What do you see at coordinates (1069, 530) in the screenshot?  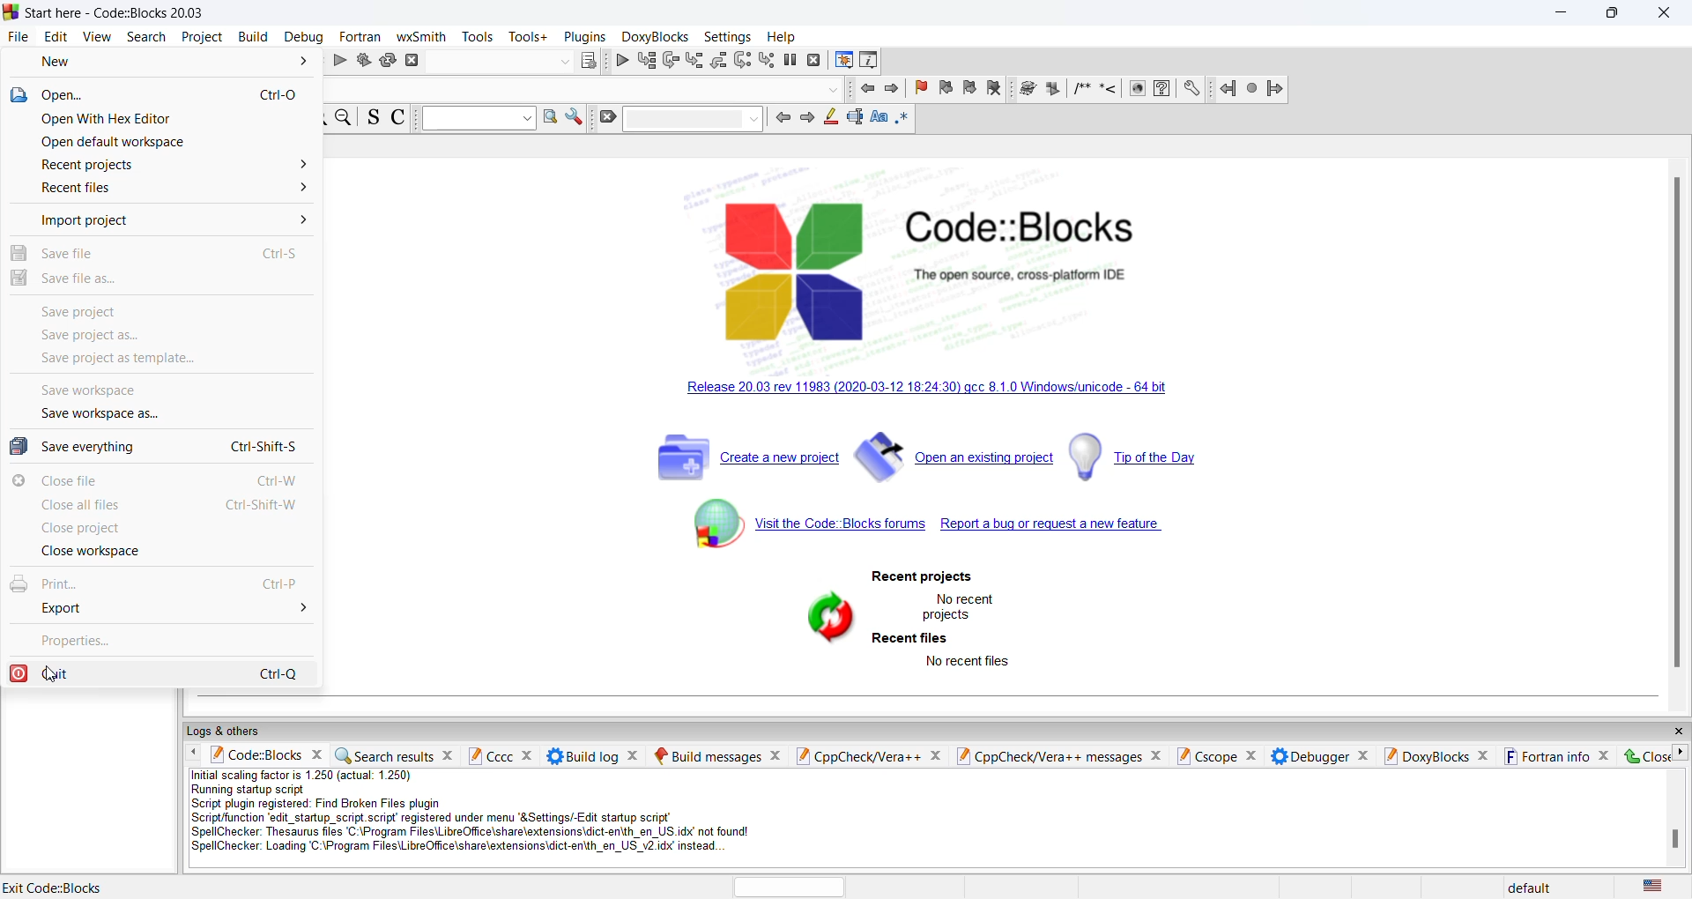 I see `report bug` at bounding box center [1069, 530].